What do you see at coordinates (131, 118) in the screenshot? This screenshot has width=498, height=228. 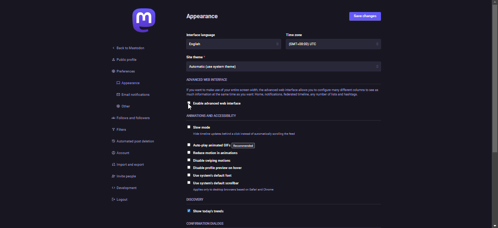 I see `follows and followers` at bounding box center [131, 118].